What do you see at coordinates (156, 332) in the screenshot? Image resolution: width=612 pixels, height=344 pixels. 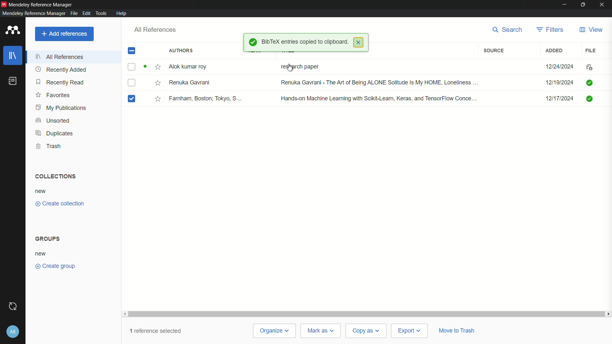 I see `1 reference selected` at bounding box center [156, 332].